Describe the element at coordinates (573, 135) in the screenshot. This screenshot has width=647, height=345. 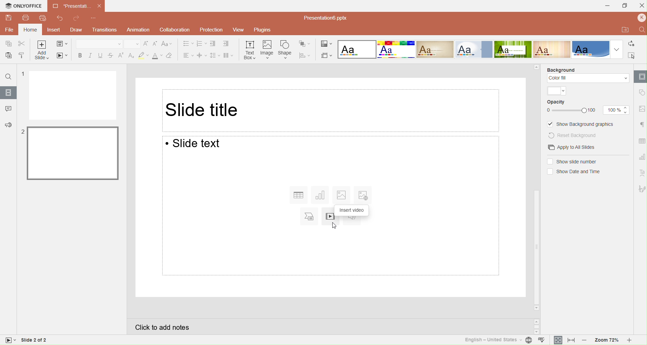
I see `Reset background` at that location.